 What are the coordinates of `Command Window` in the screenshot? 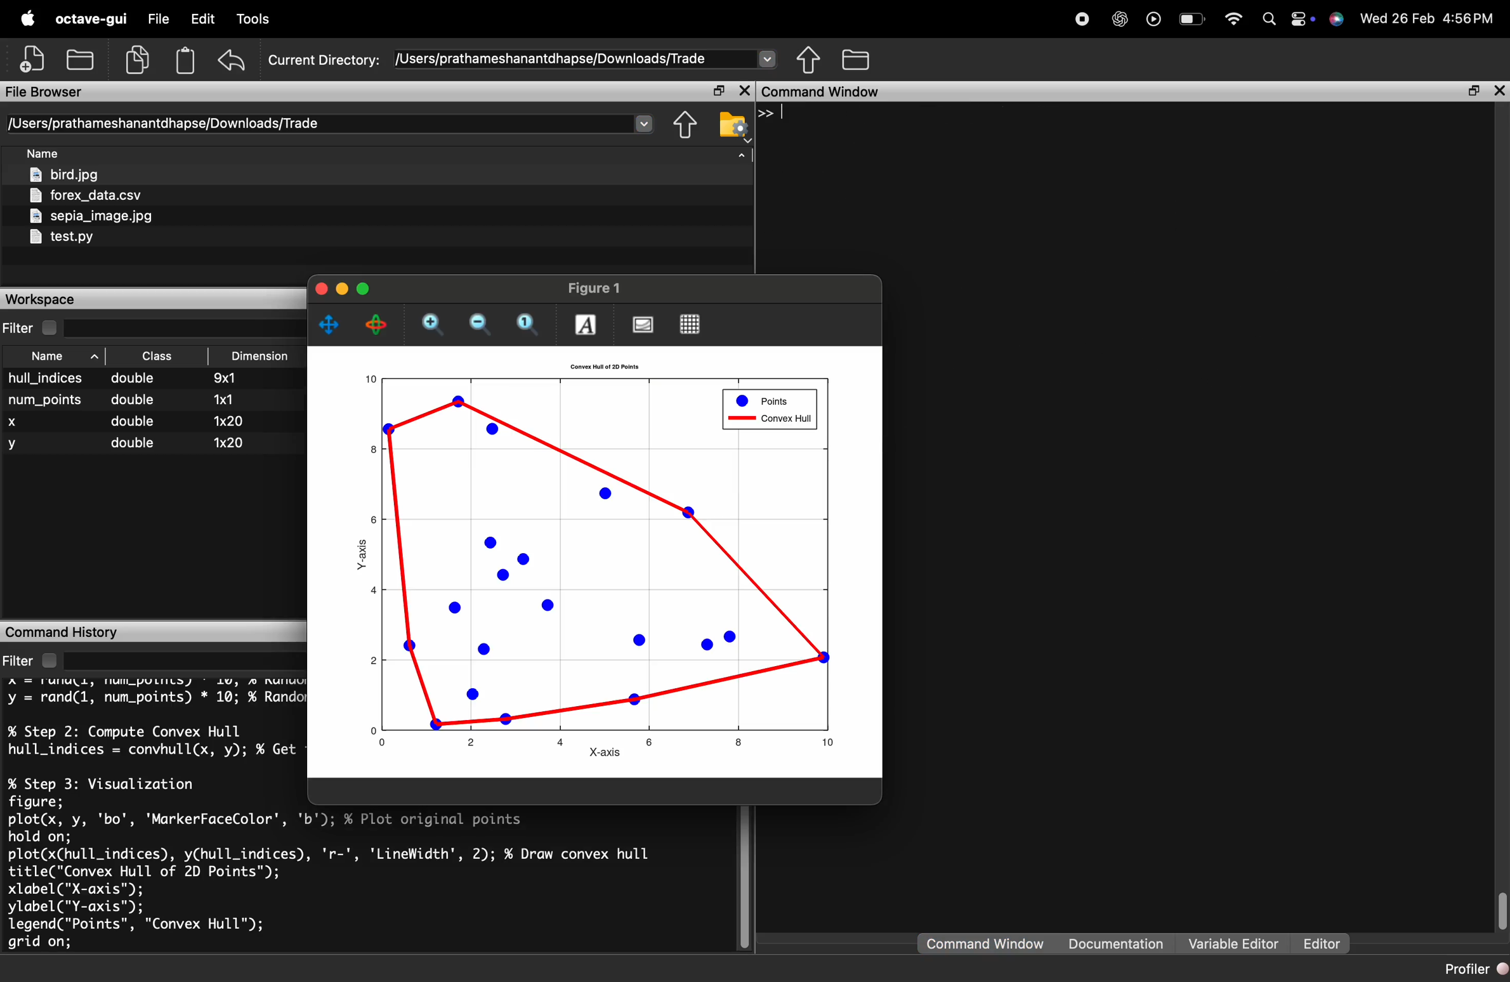 It's located at (987, 943).